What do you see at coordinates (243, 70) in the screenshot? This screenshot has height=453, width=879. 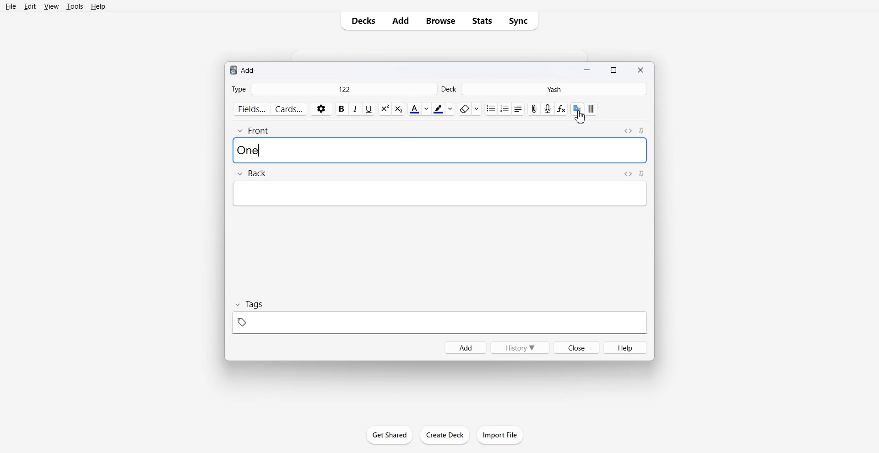 I see `Text` at bounding box center [243, 70].